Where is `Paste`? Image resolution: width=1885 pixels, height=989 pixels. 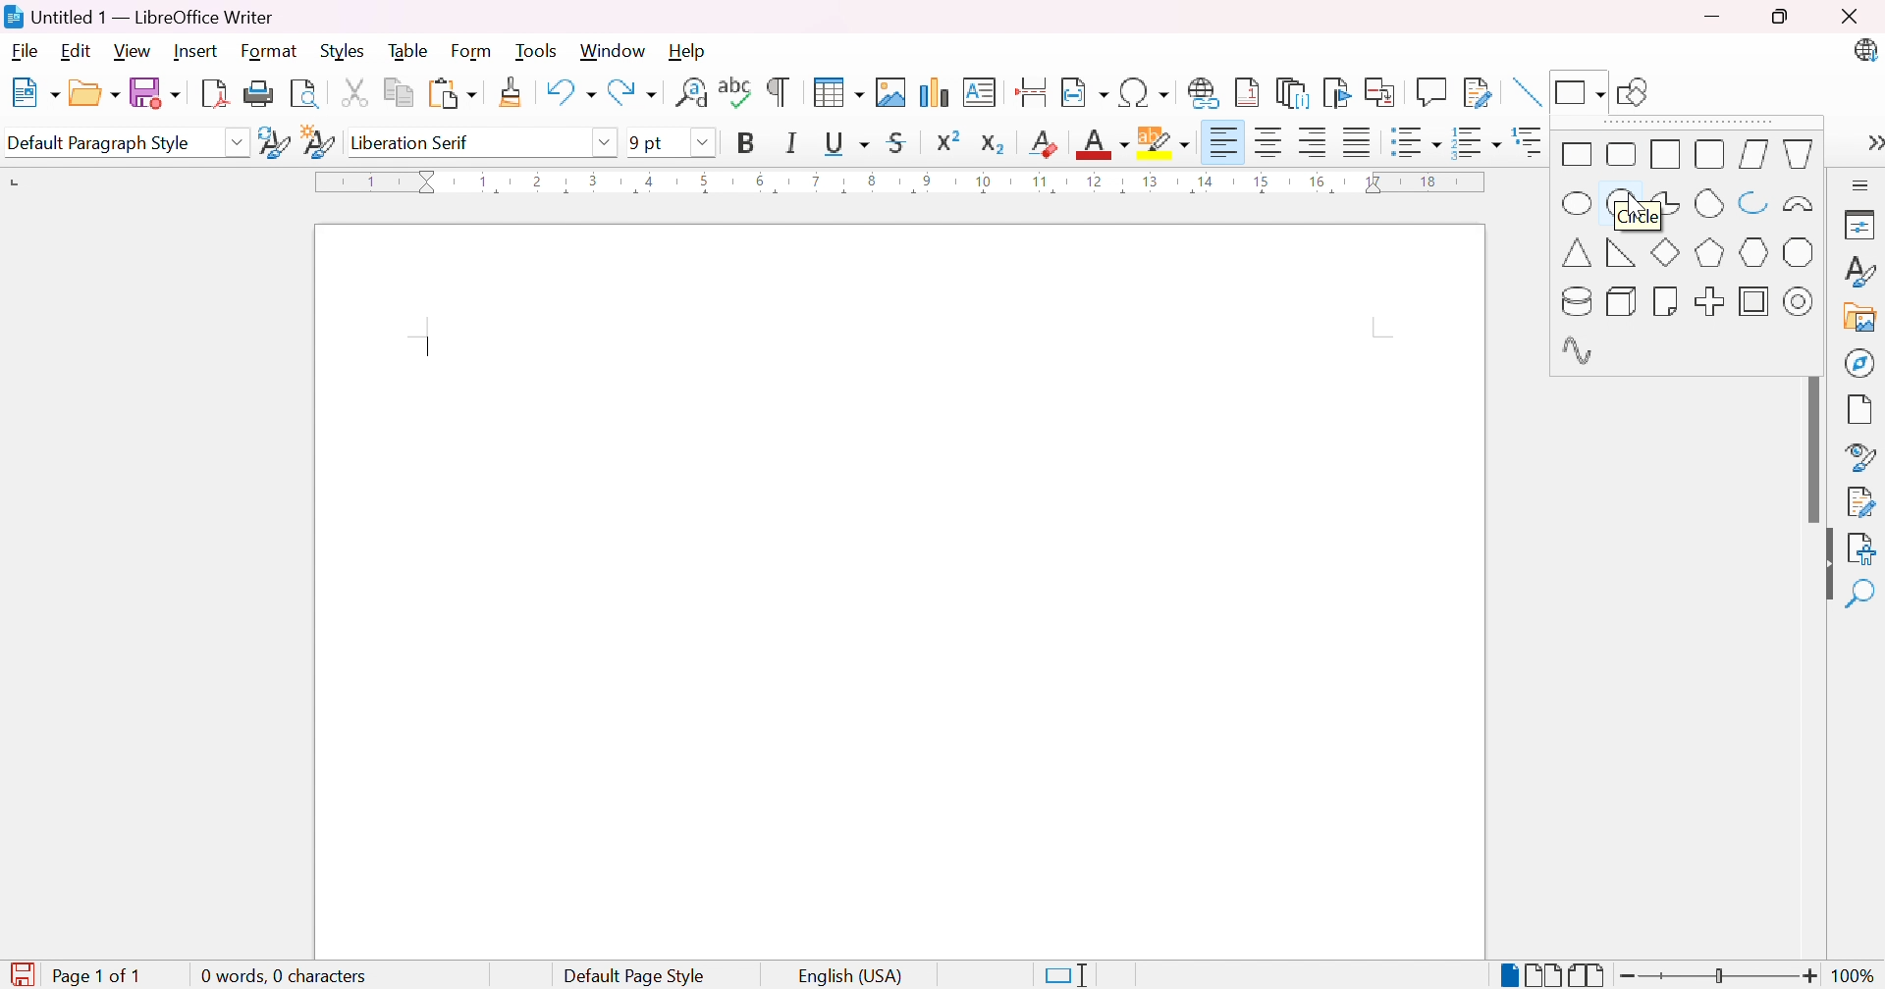
Paste is located at coordinates (453, 94).